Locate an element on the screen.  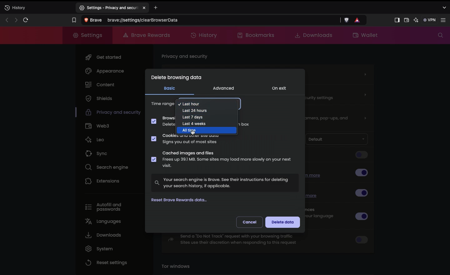
Reset settings is located at coordinates (106, 262).